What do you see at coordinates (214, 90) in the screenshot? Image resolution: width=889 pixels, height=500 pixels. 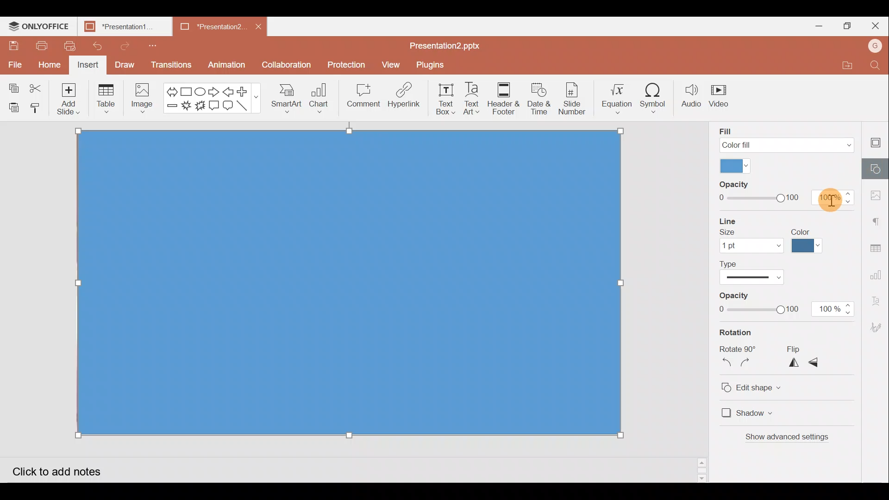 I see `Right arrow` at bounding box center [214, 90].